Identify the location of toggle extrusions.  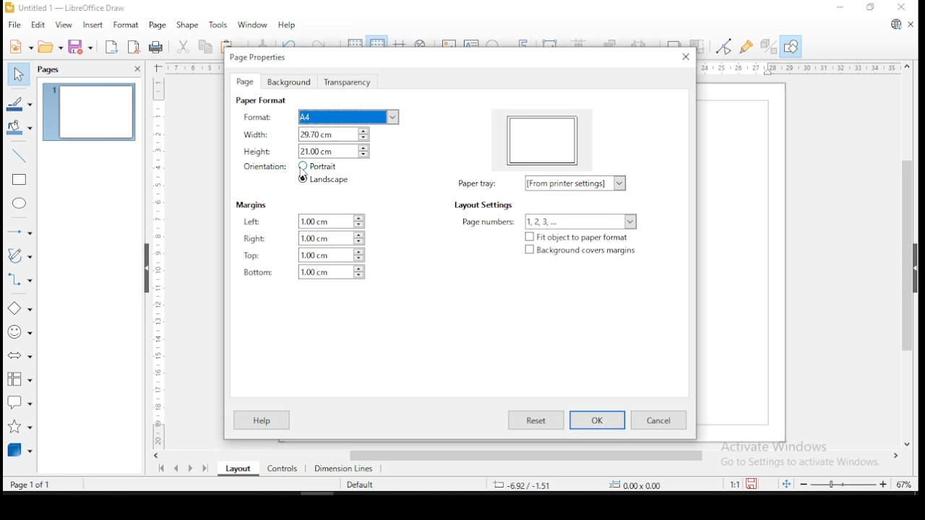
(767, 47).